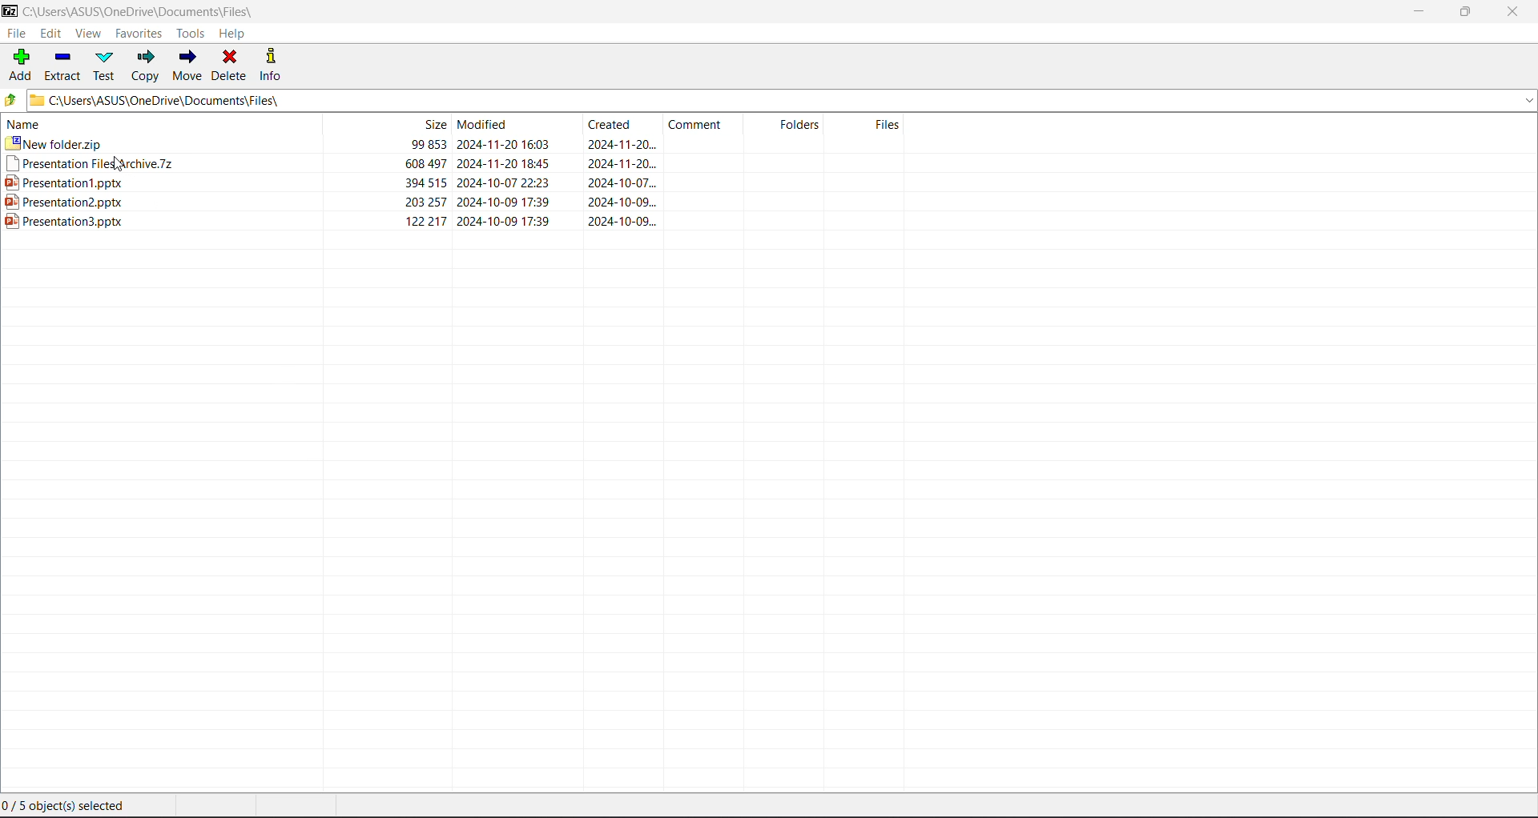 This screenshot has height=818, width=1538. Describe the element at coordinates (232, 66) in the screenshot. I see `Delete` at that location.